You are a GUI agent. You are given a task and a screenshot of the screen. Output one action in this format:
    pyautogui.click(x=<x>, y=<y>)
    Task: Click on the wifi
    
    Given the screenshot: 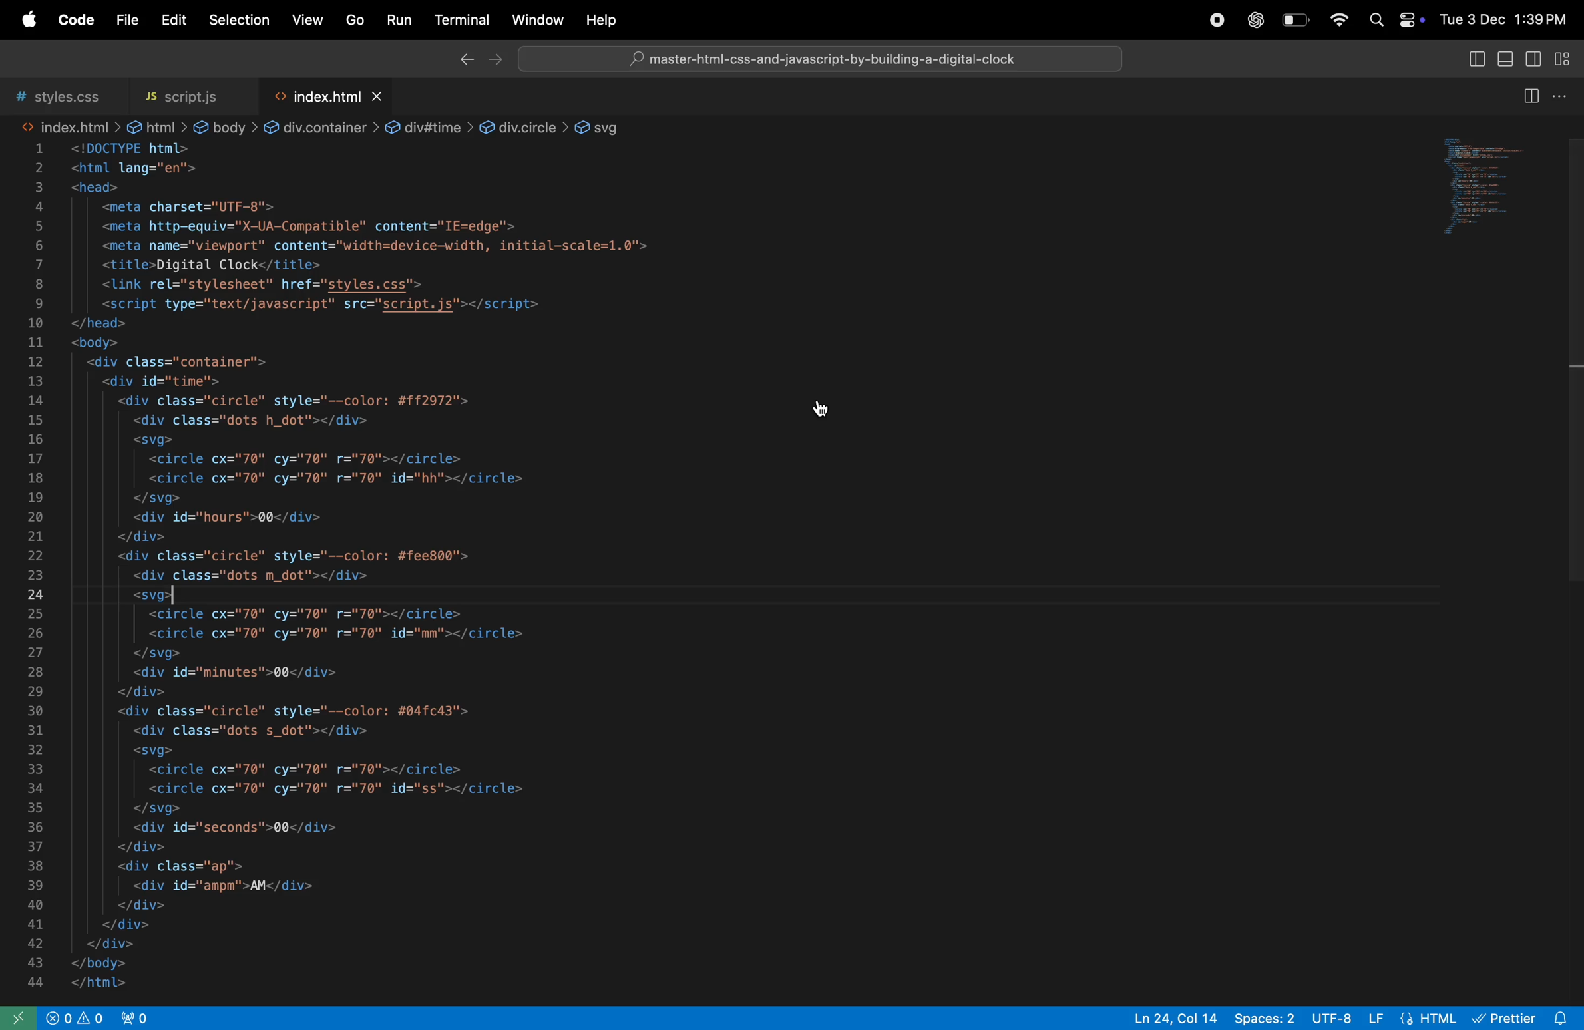 What is the action you would take?
    pyautogui.click(x=1333, y=19)
    